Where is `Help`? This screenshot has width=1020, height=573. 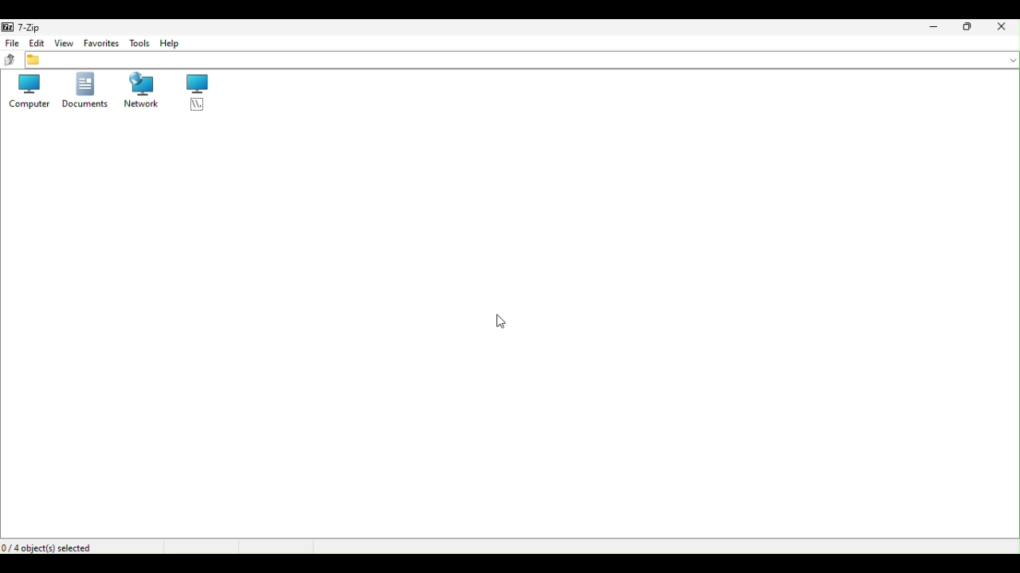
Help is located at coordinates (173, 42).